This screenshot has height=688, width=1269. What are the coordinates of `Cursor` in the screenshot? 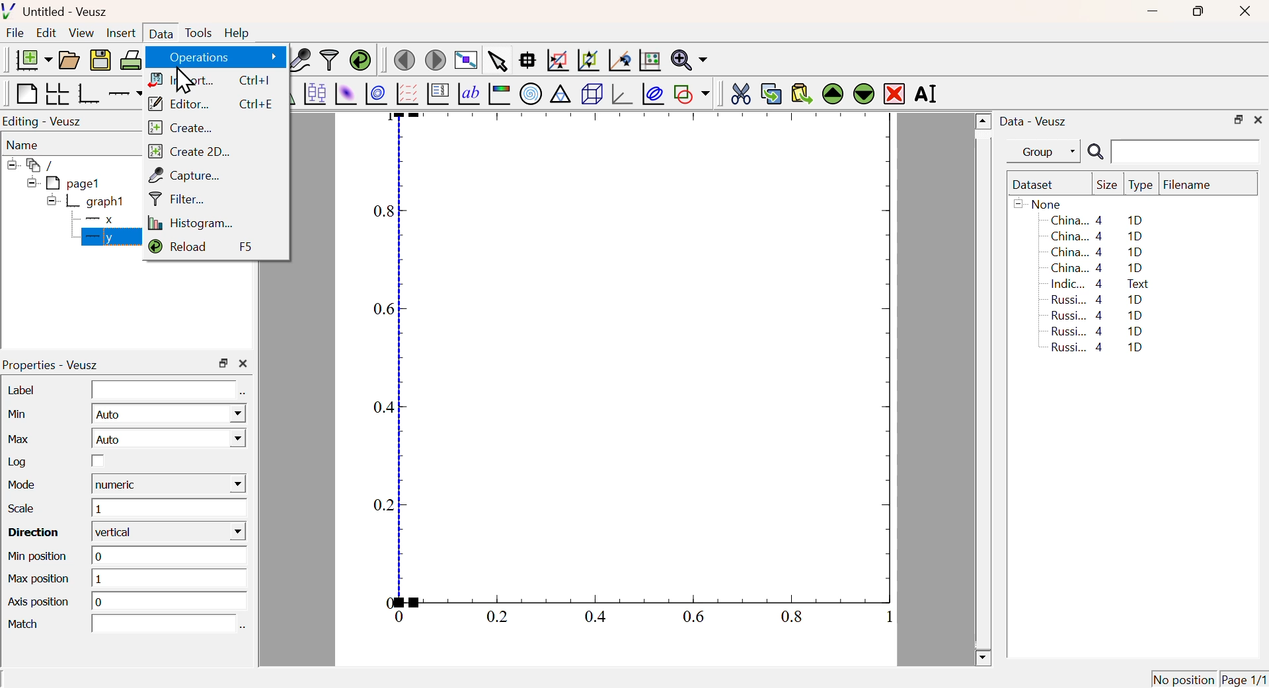 It's located at (185, 81).